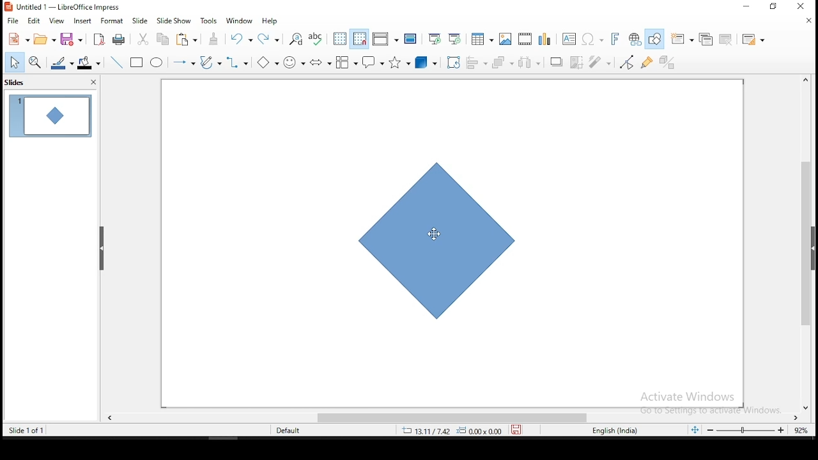 This screenshot has height=460, width=818. What do you see at coordinates (773, 6) in the screenshot?
I see `restore` at bounding box center [773, 6].